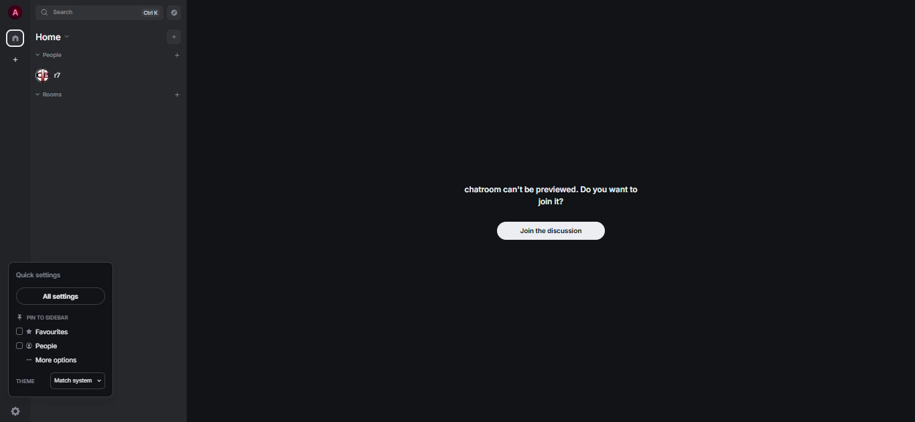 The width and height of the screenshot is (915, 422). What do you see at coordinates (174, 36) in the screenshot?
I see `add` at bounding box center [174, 36].